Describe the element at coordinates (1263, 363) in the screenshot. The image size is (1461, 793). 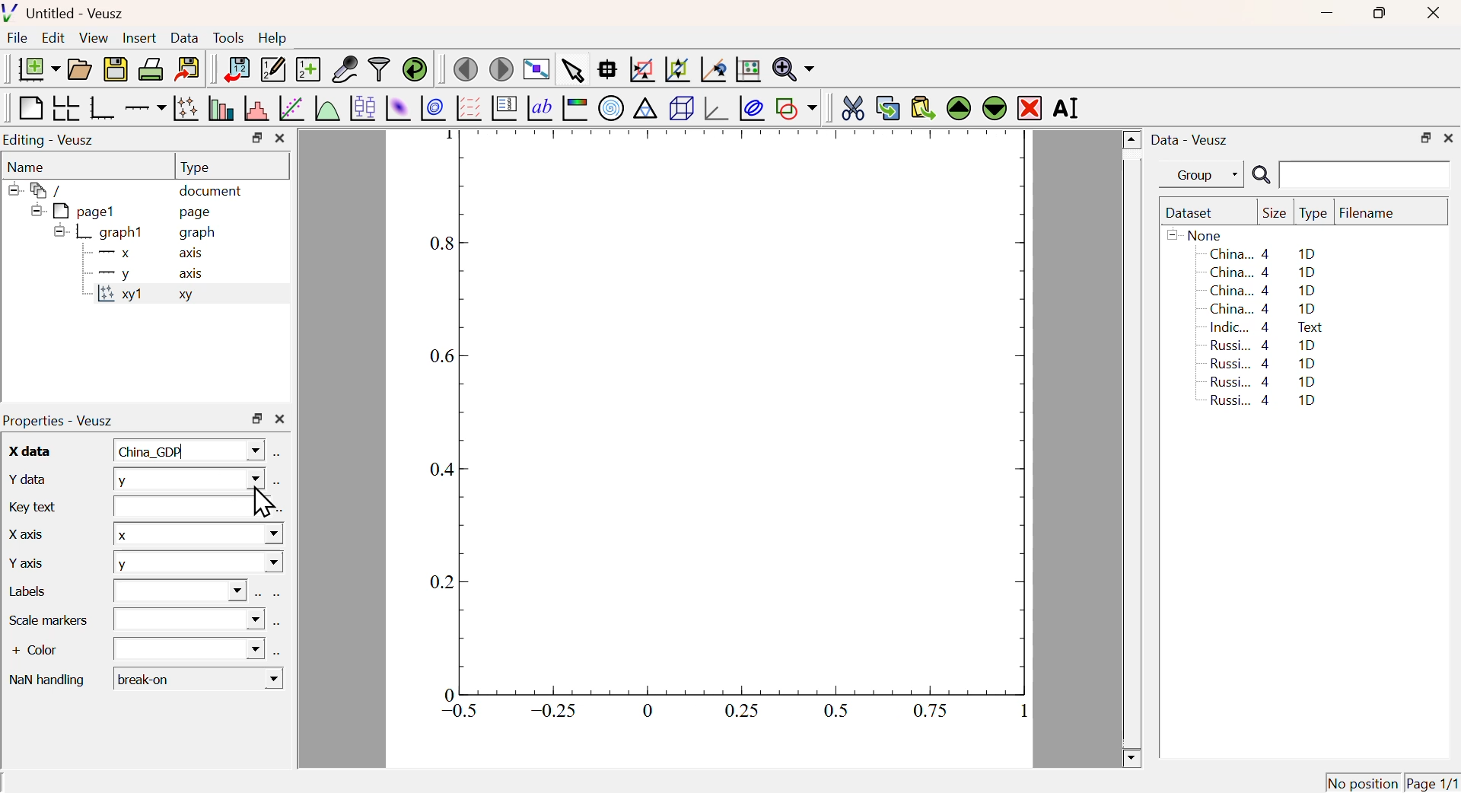
I see `Russi... 4 1D` at that location.